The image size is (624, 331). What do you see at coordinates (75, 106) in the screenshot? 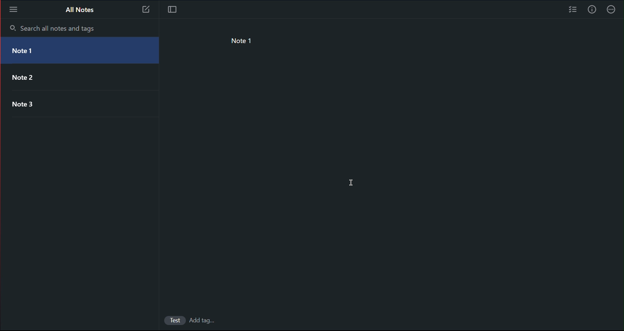
I see `Note 3` at bounding box center [75, 106].